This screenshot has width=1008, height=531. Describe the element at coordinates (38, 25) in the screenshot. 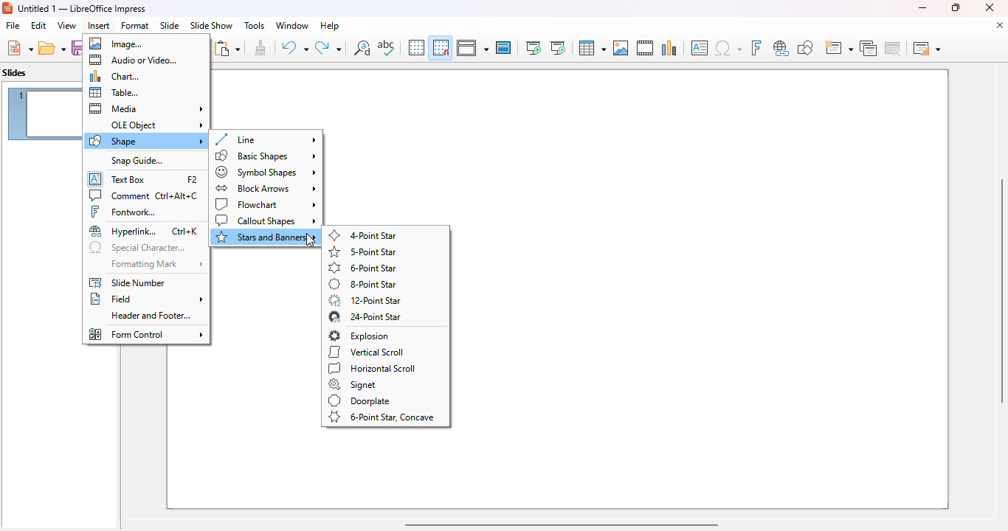

I see `edit` at that location.